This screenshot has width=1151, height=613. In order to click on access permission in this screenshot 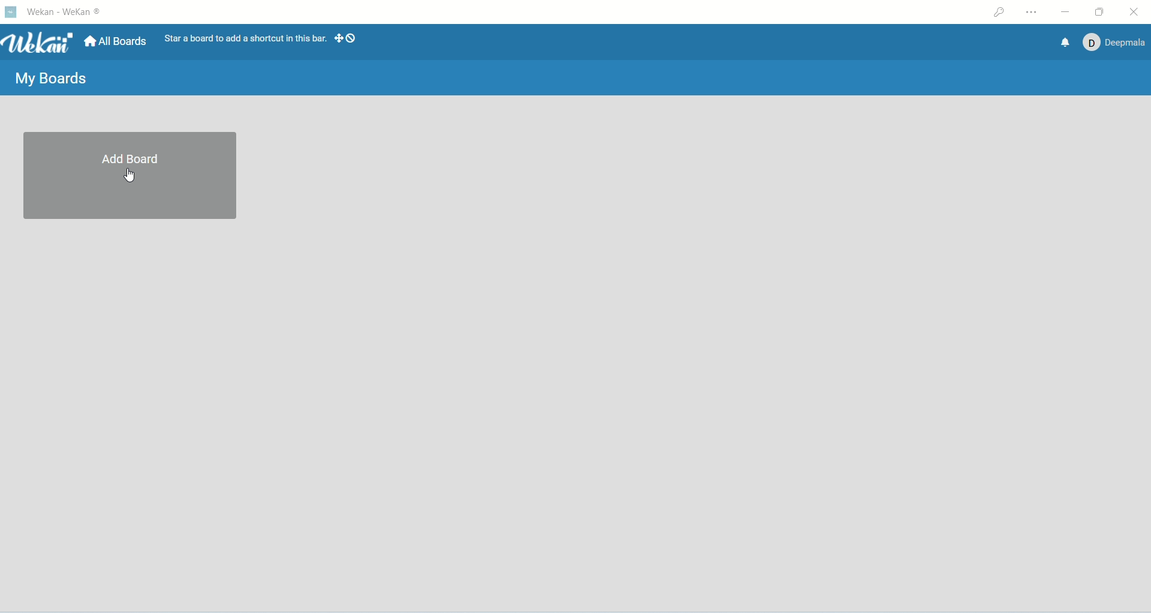, I will do `click(999, 12)`.